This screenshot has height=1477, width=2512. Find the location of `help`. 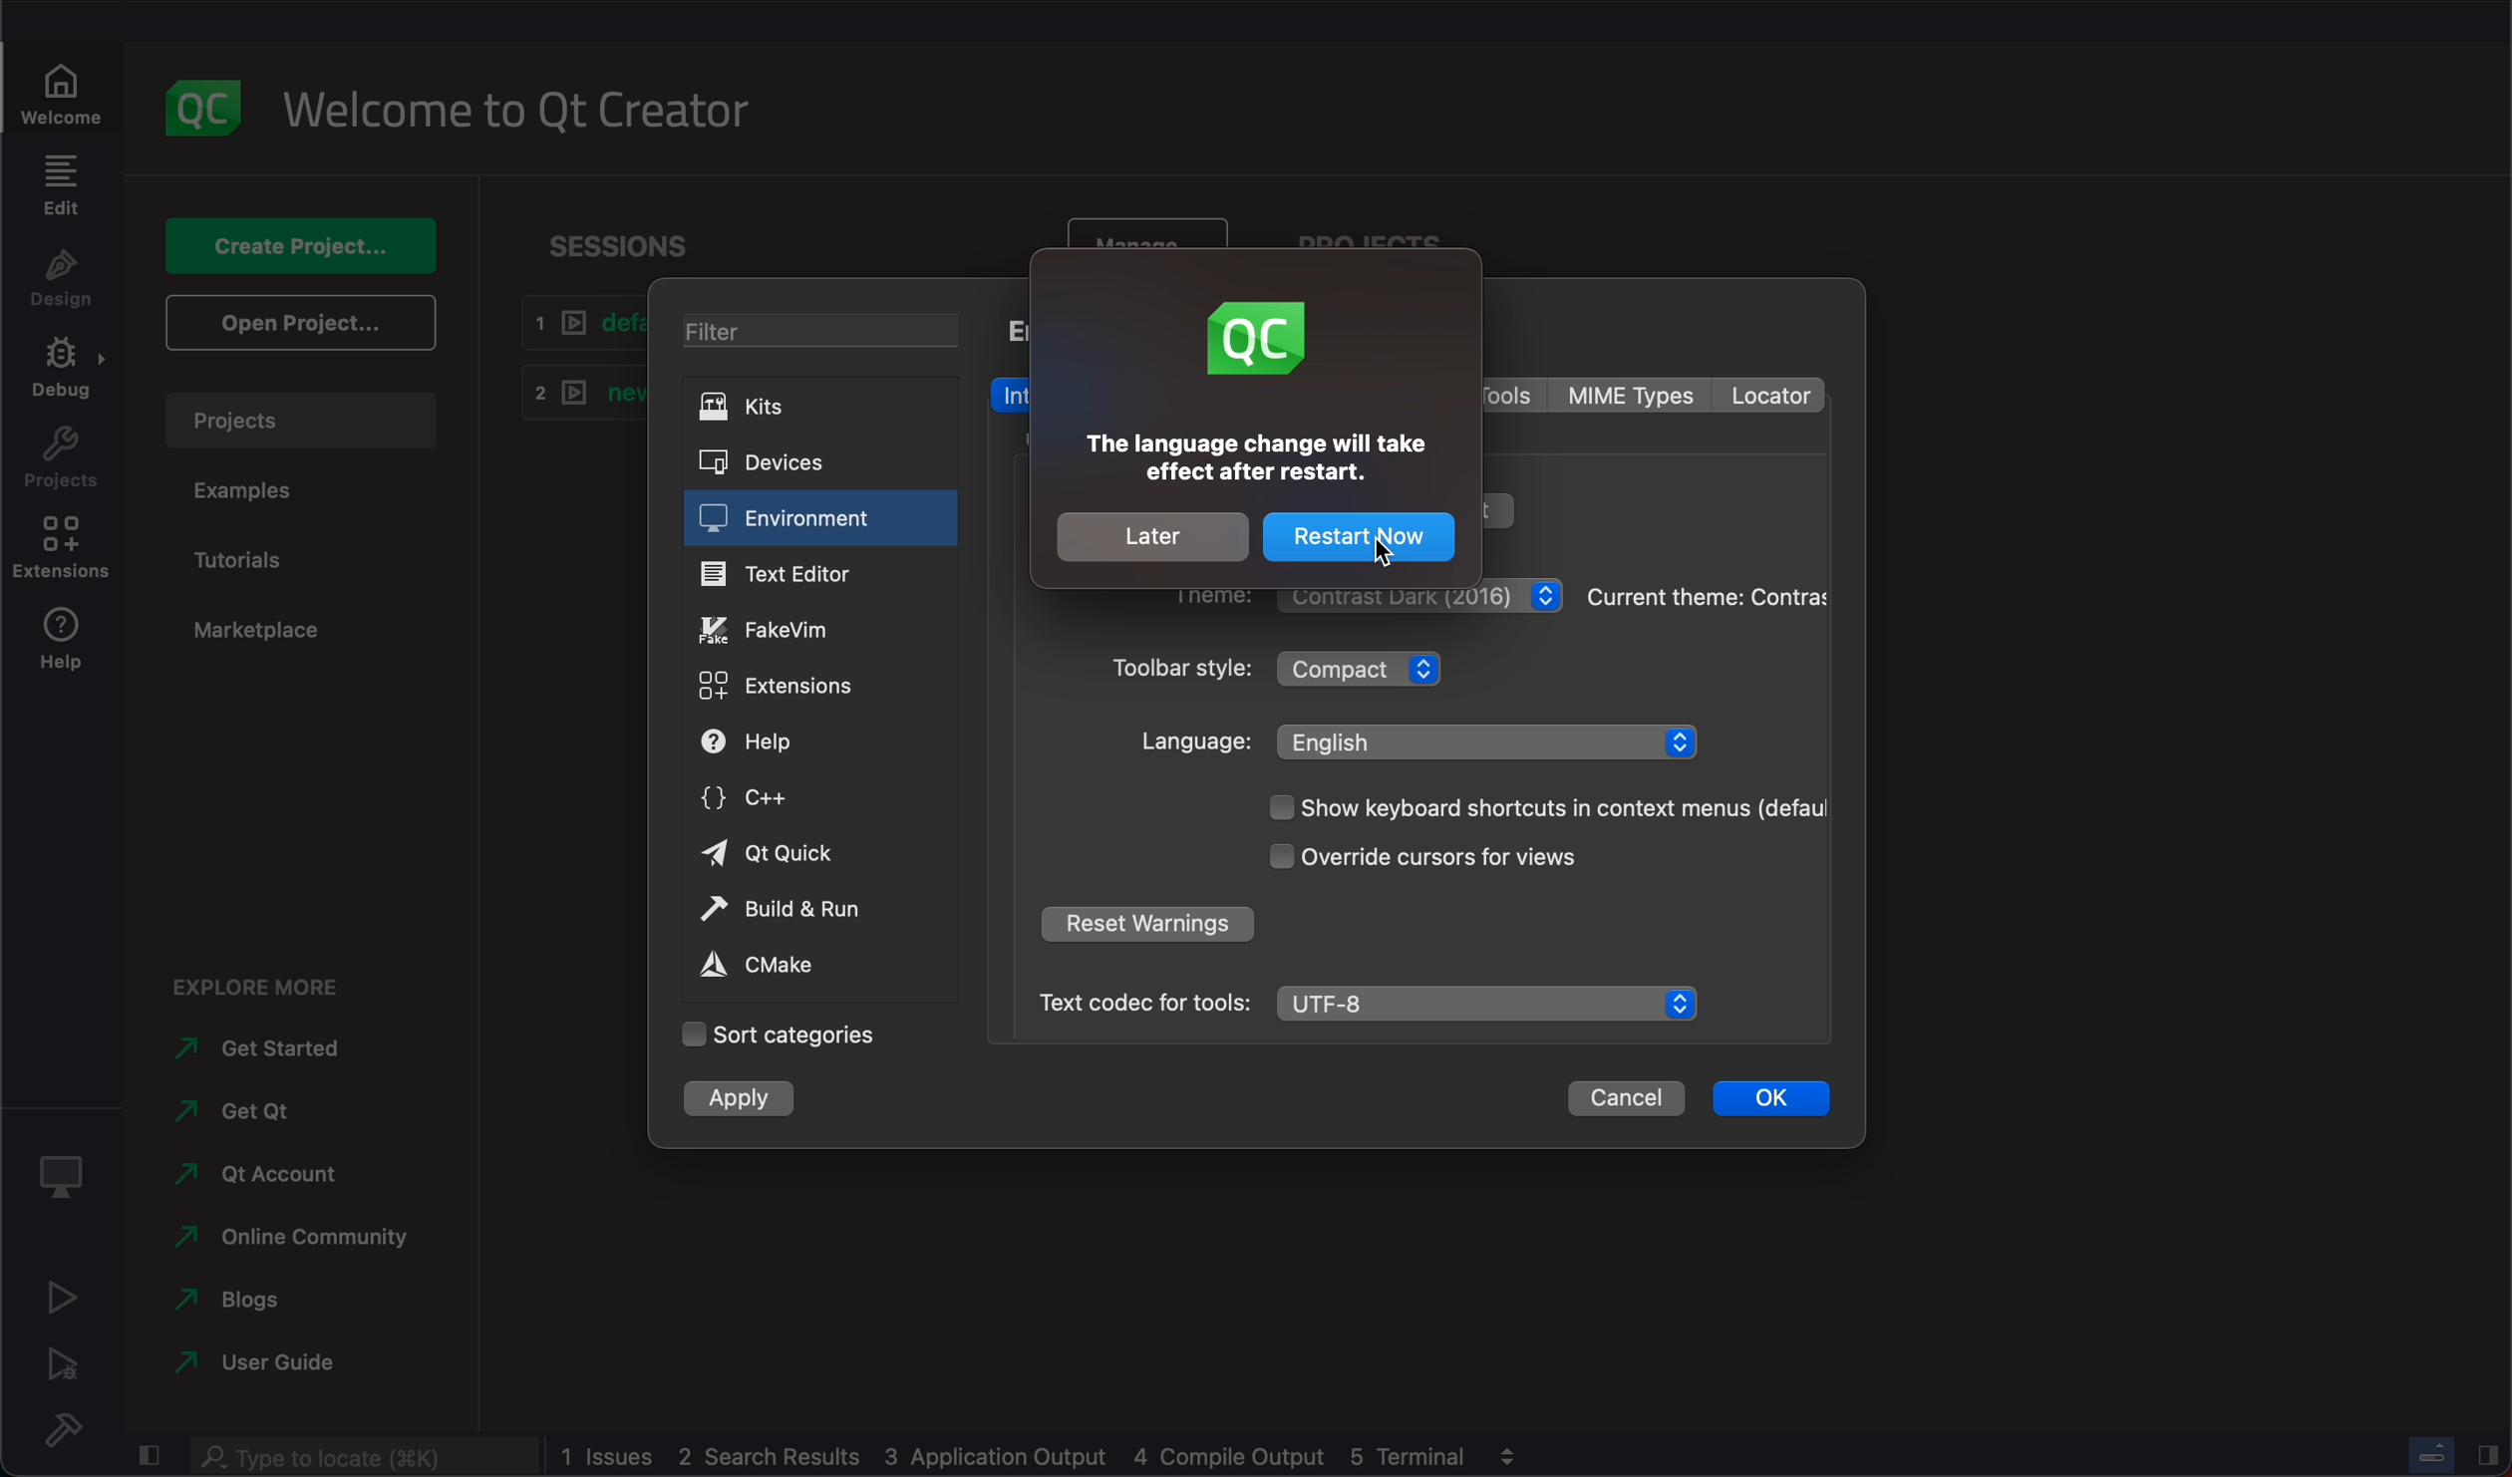

help is located at coordinates (821, 738).